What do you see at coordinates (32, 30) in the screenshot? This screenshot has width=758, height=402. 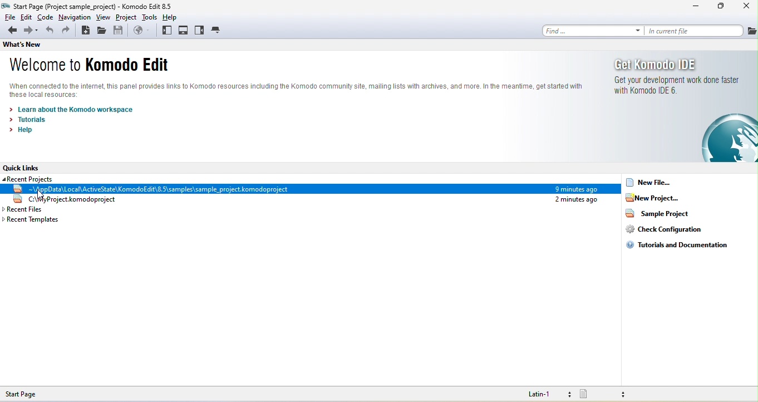 I see `forward` at bounding box center [32, 30].